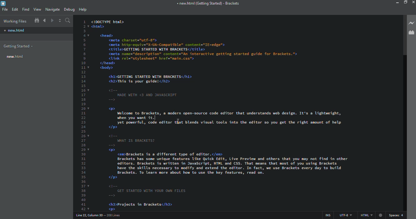 This screenshot has width=416, height=219. What do you see at coordinates (401, 35) in the screenshot?
I see `scroll bar` at bounding box center [401, 35].